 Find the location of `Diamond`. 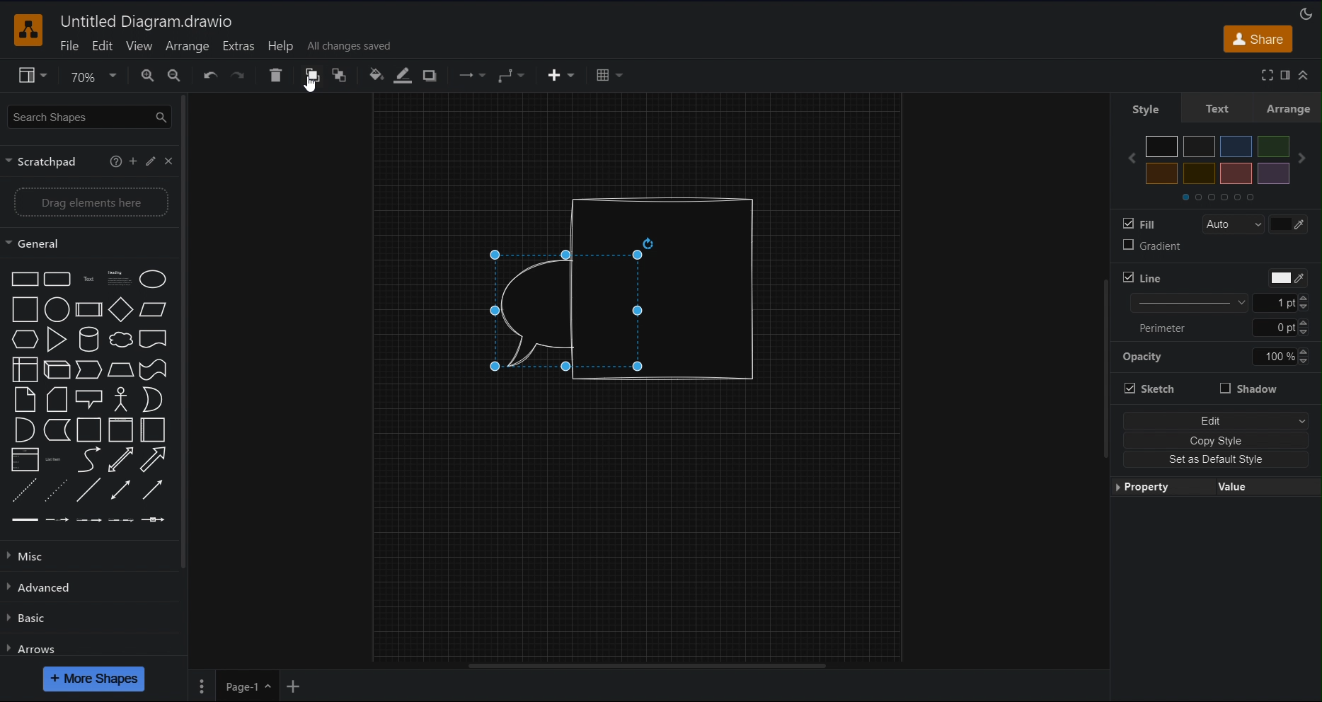

Diamond is located at coordinates (120, 309).